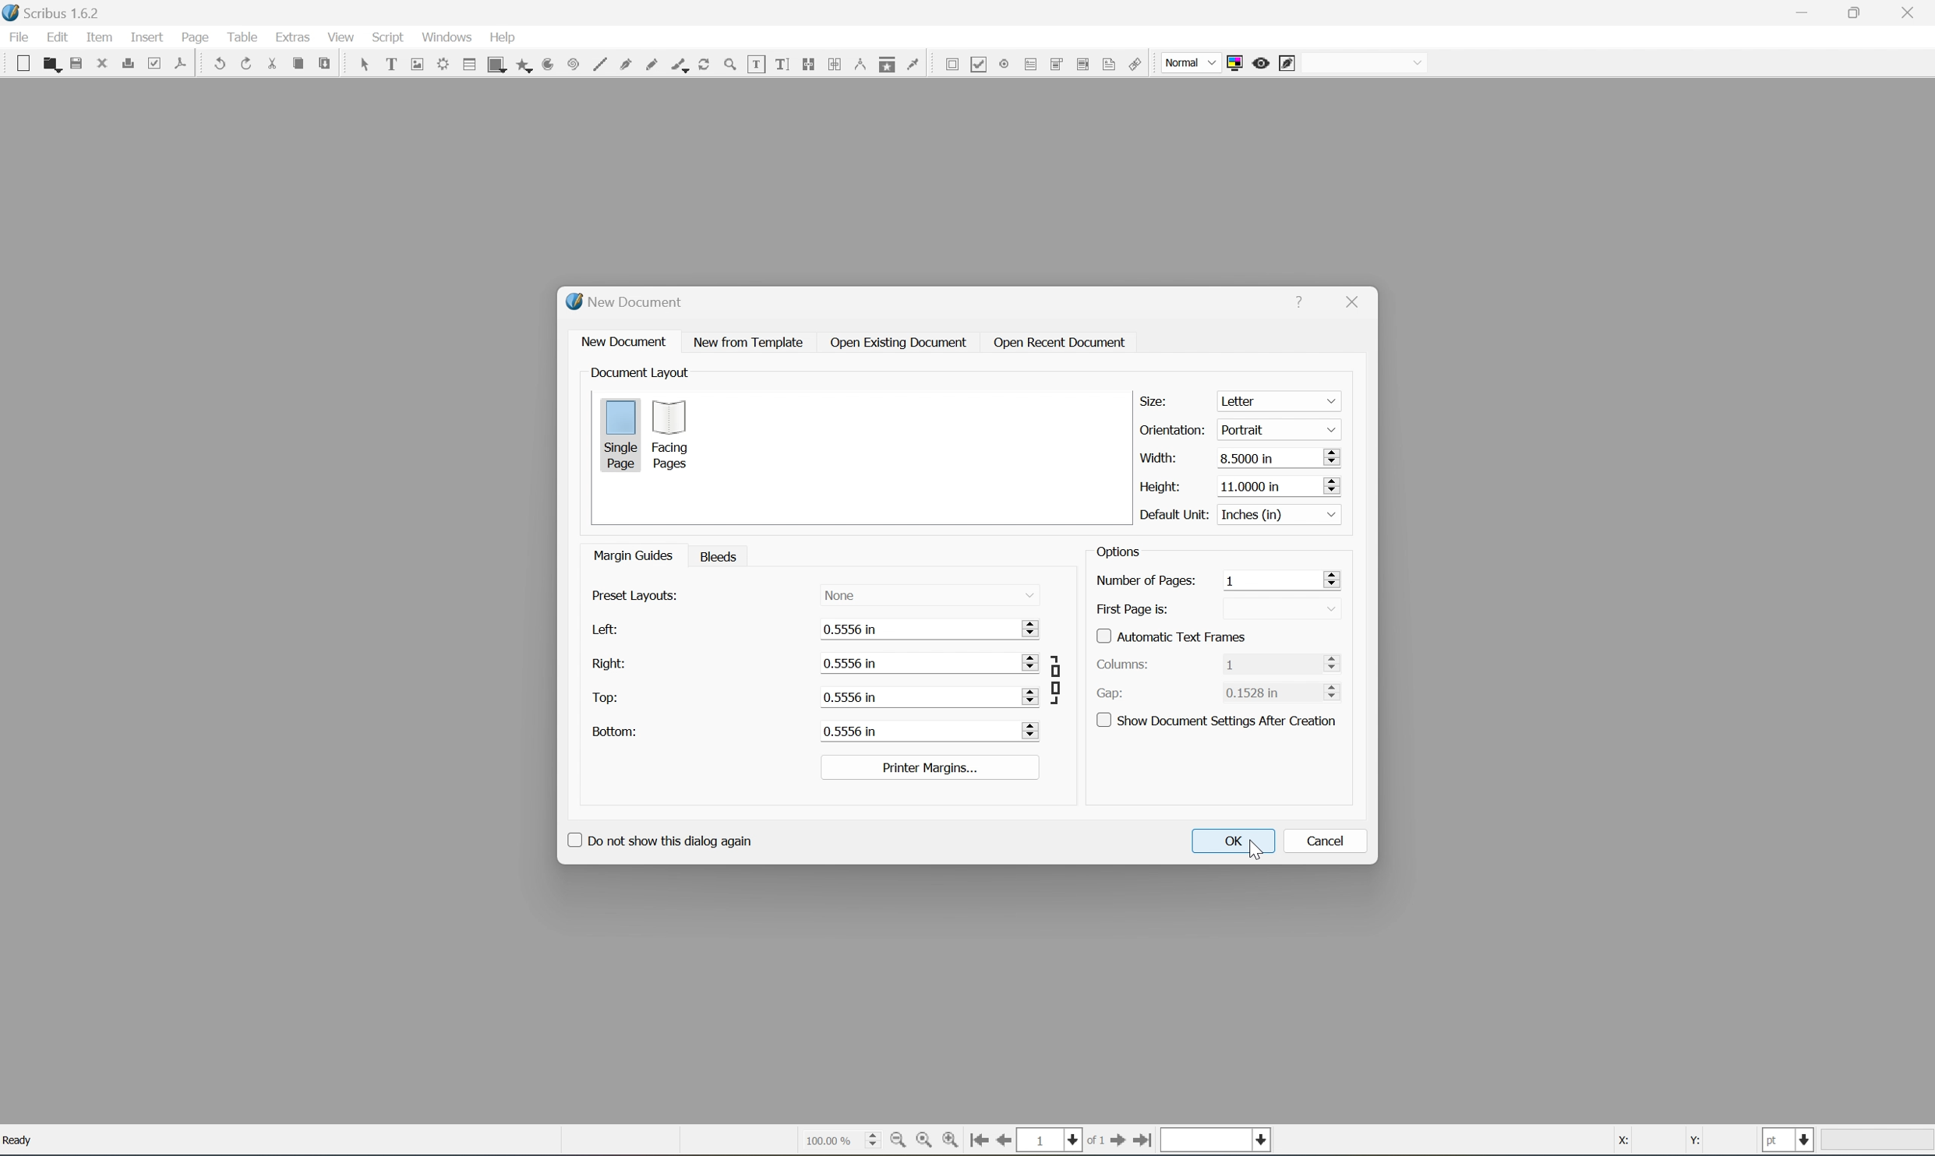  What do you see at coordinates (624, 301) in the screenshot?
I see `new document` at bounding box center [624, 301].